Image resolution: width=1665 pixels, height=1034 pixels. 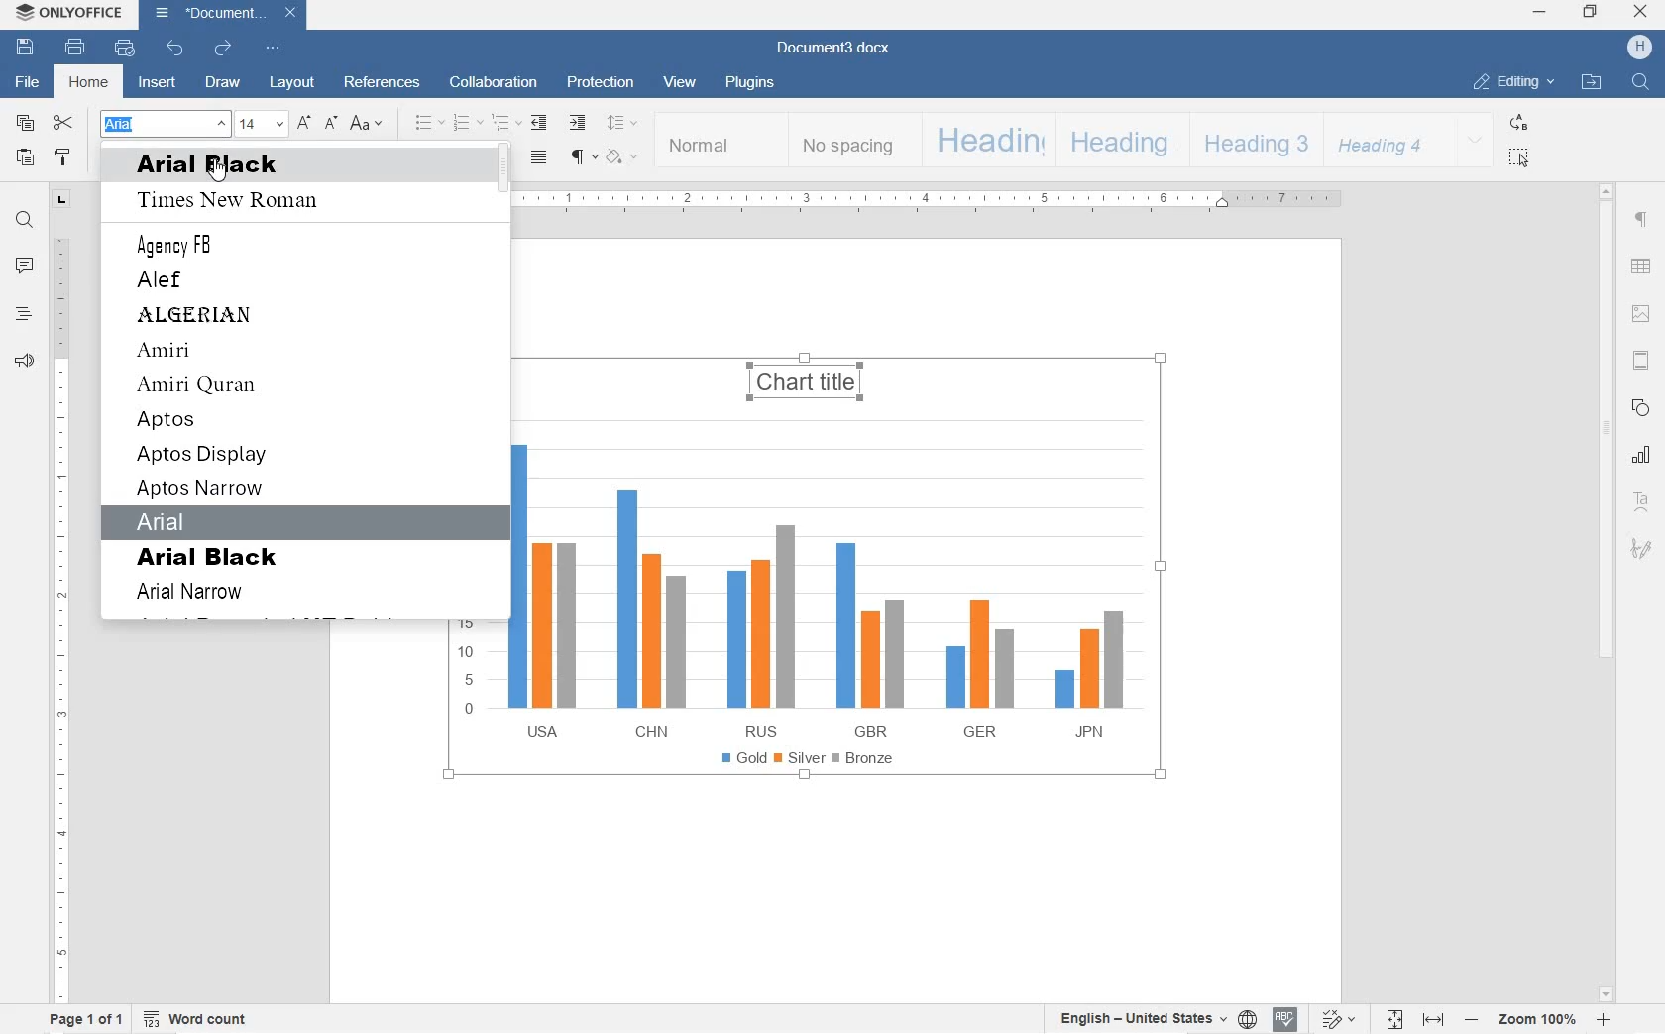 I want to click on INCREMENT FONT SIZE, so click(x=305, y=123).